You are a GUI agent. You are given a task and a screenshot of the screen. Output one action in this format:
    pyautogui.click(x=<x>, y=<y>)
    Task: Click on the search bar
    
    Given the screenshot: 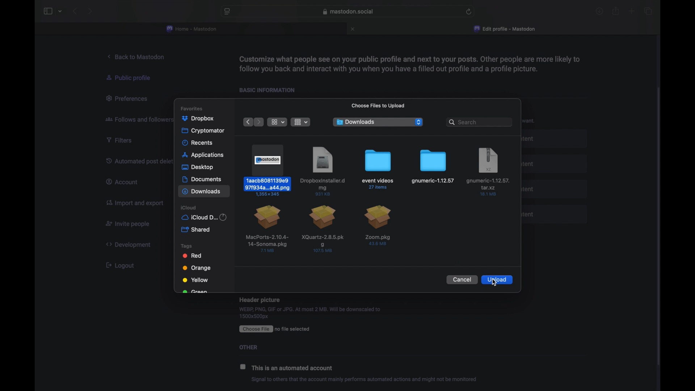 What is the action you would take?
    pyautogui.click(x=479, y=122)
    